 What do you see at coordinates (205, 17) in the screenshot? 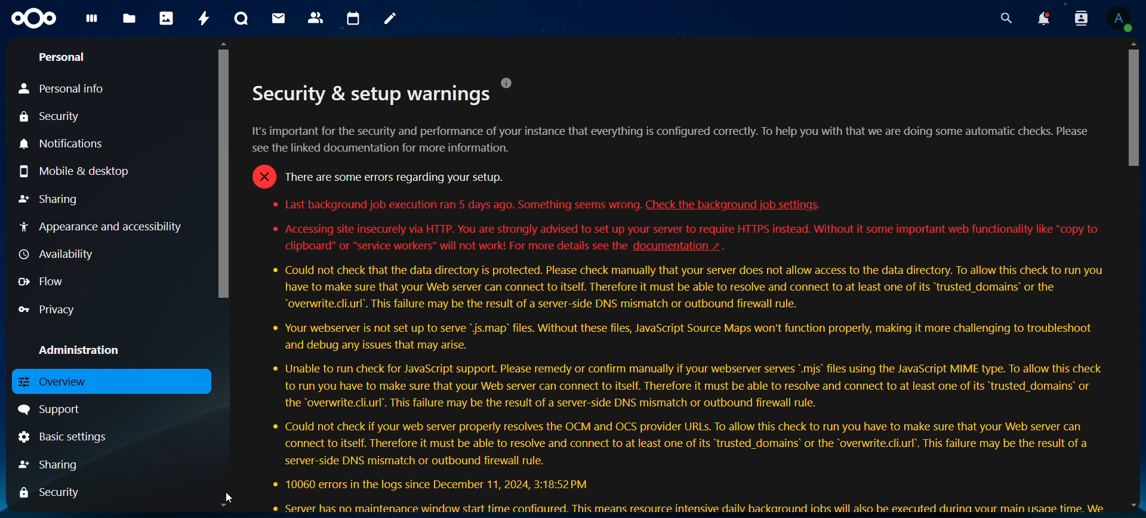
I see `activity` at bounding box center [205, 17].